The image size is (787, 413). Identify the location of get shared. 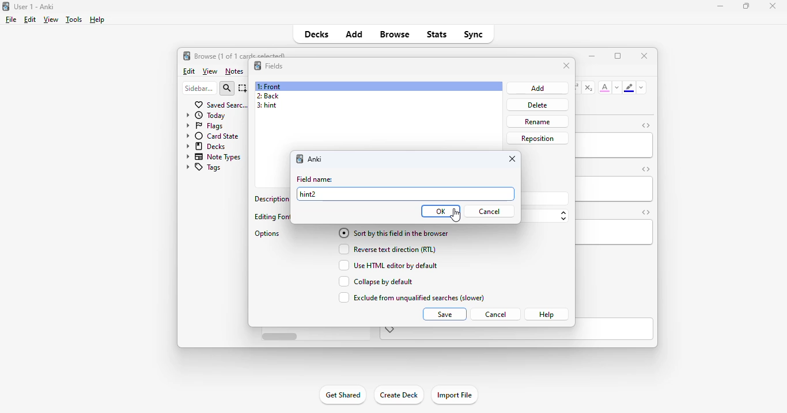
(342, 395).